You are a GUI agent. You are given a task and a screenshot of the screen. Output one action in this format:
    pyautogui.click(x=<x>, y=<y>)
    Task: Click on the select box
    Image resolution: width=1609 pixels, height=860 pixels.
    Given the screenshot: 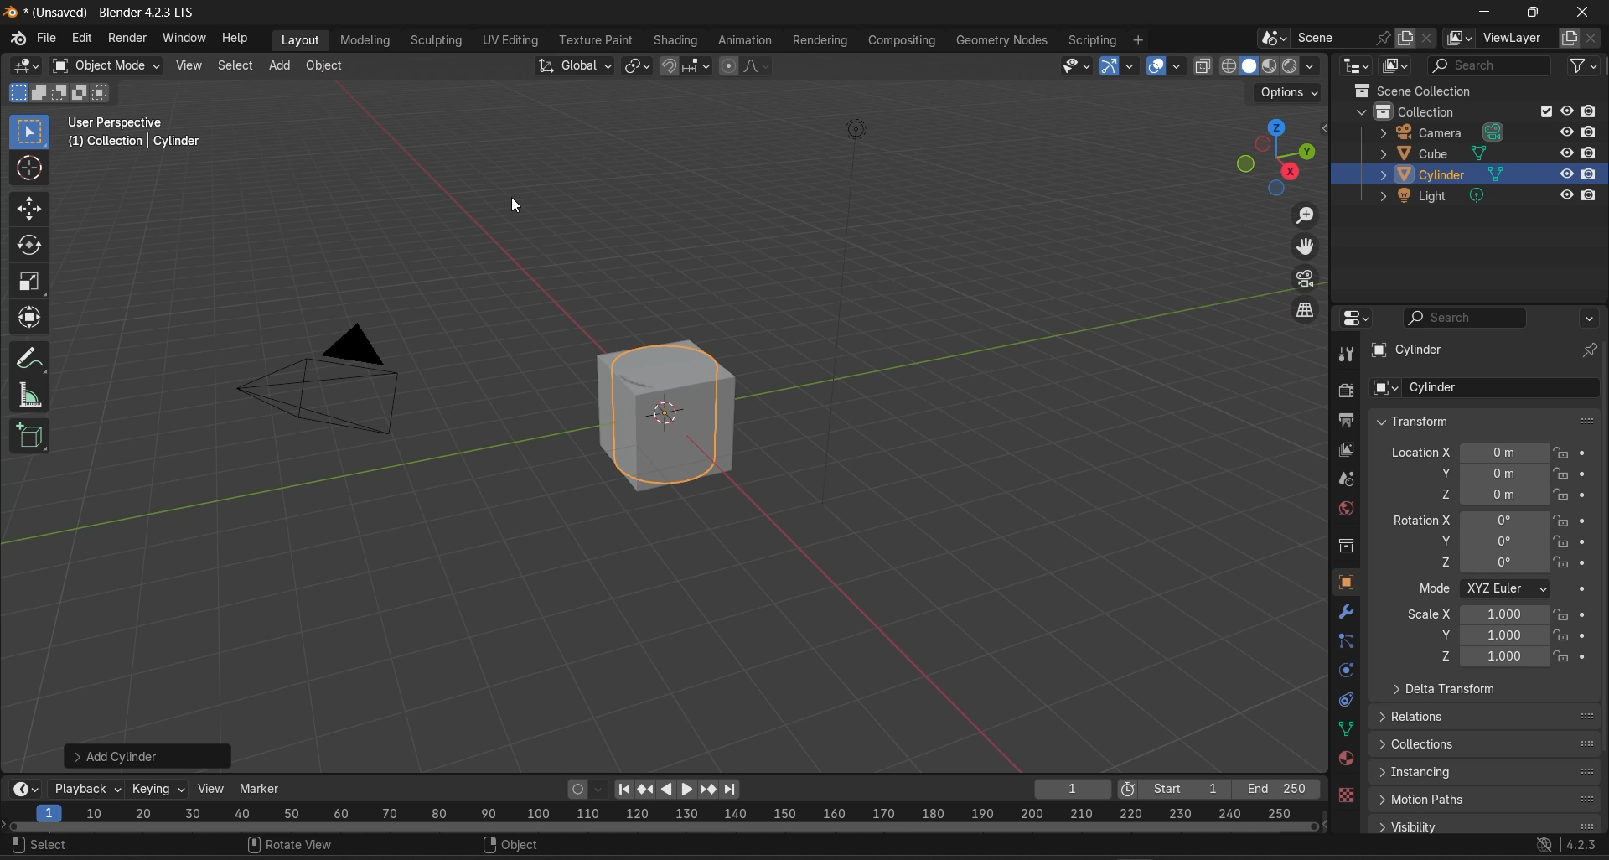 What is the action you would take?
    pyautogui.click(x=30, y=130)
    